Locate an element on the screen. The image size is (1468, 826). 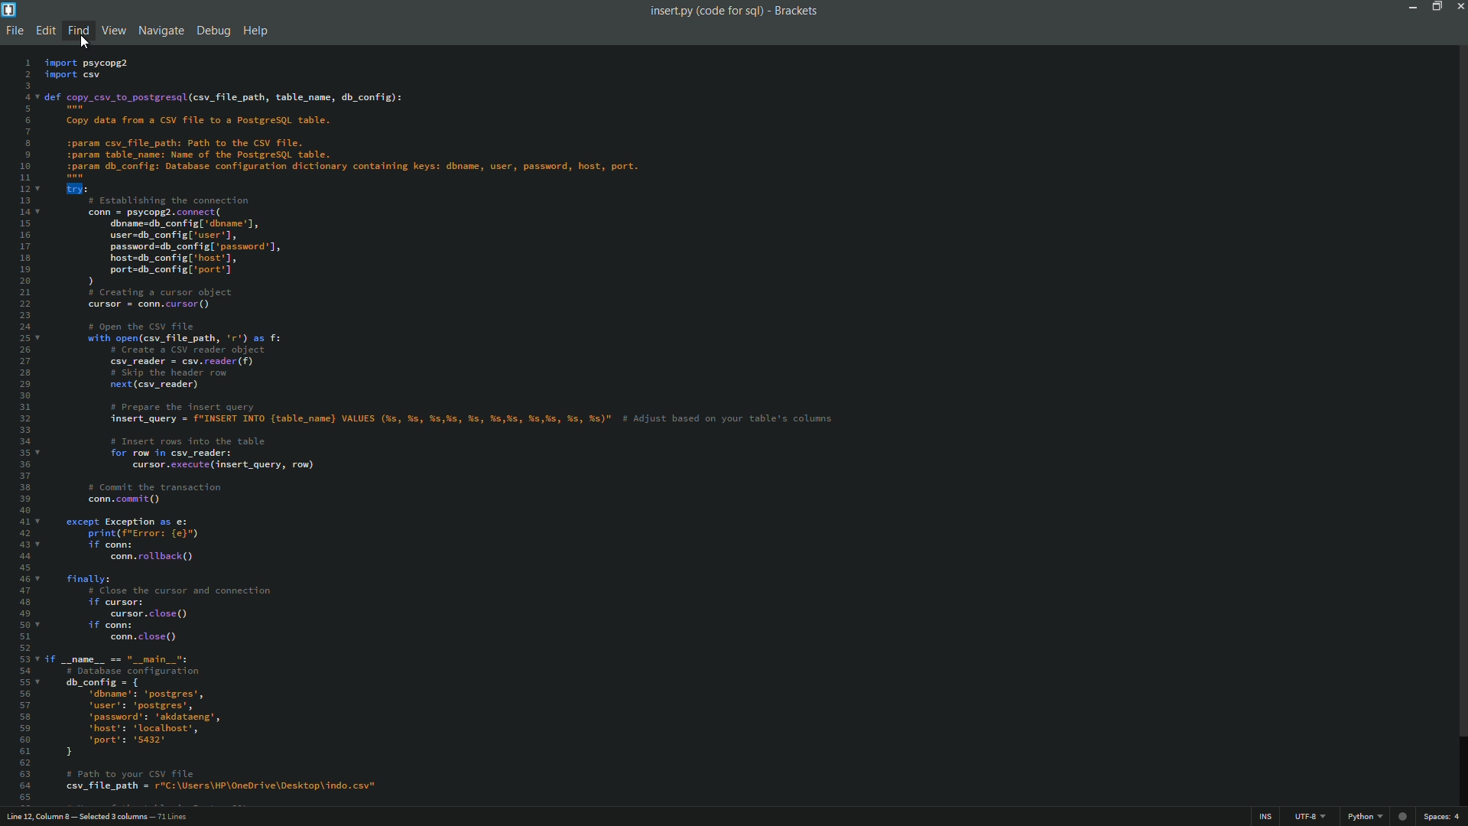
cursor position is located at coordinates (100, 818).